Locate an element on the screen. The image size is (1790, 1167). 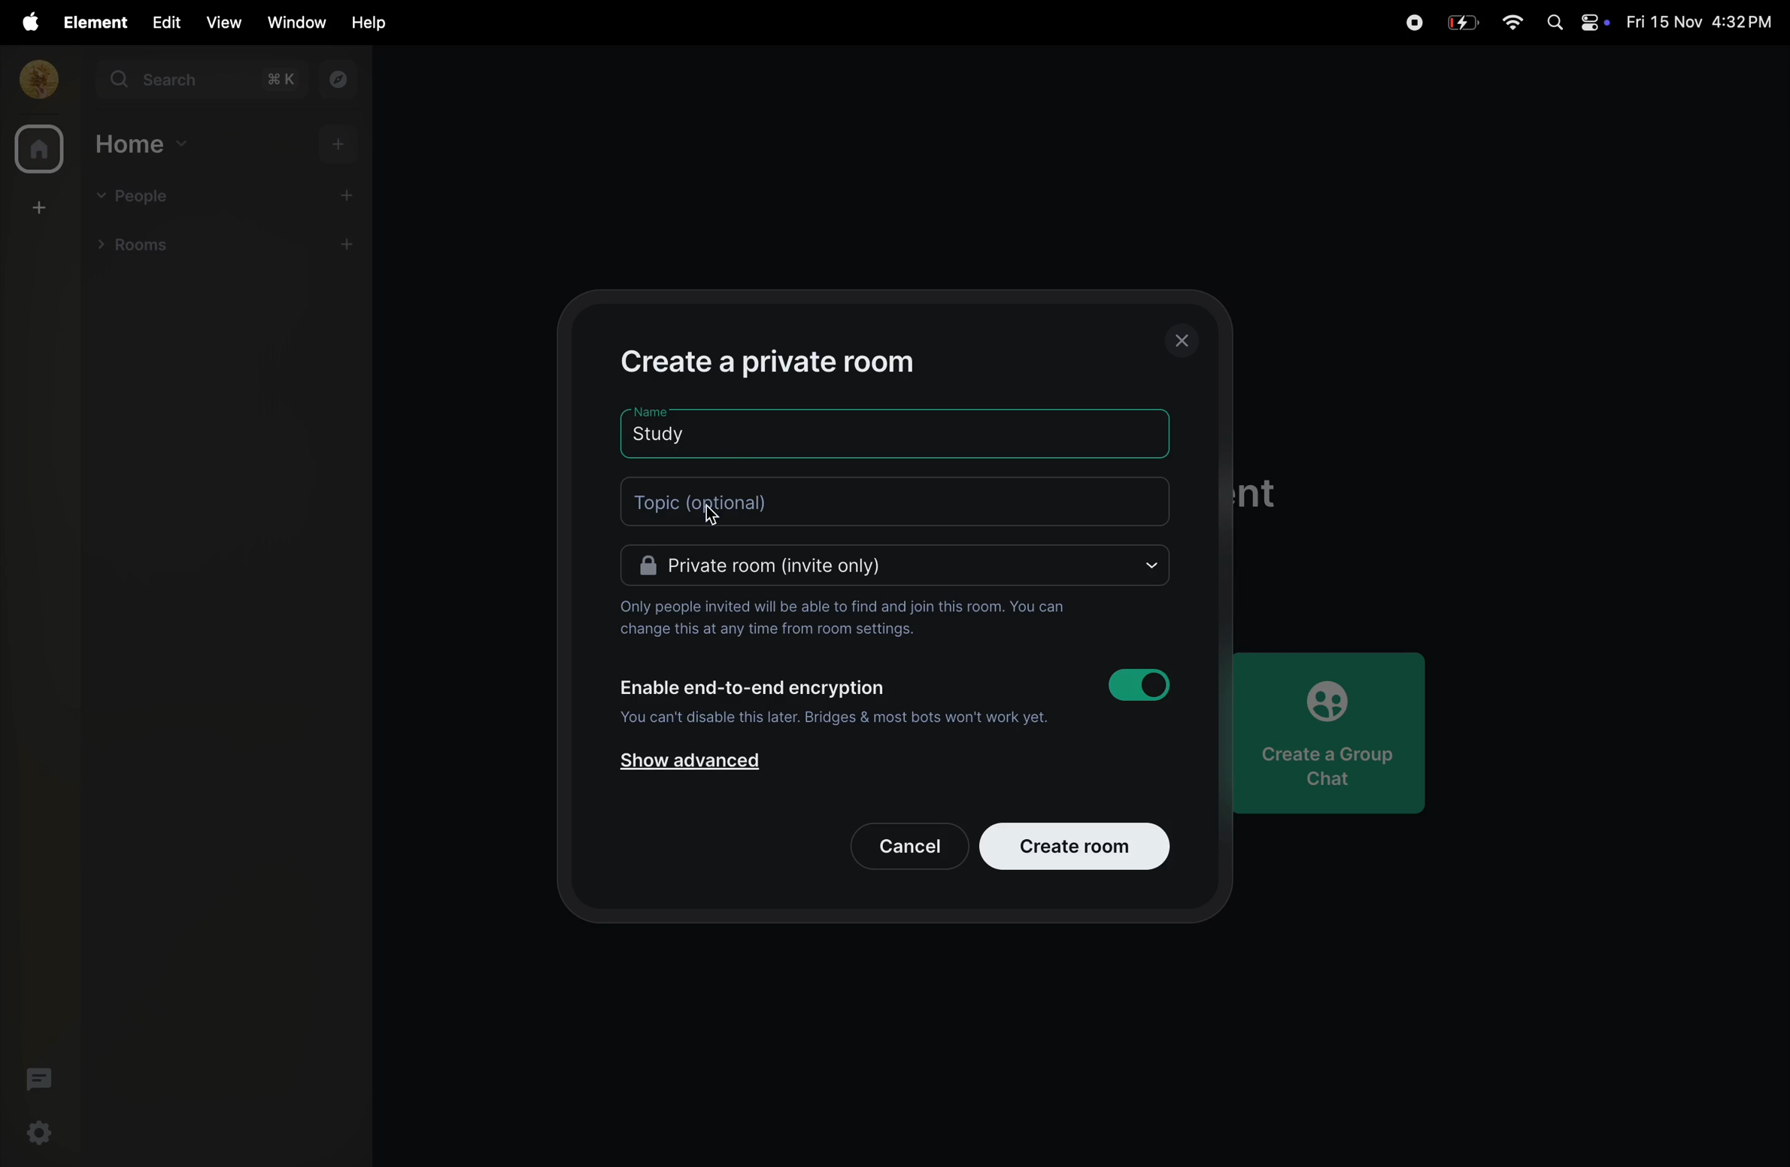
create room is located at coordinates (1076, 844).